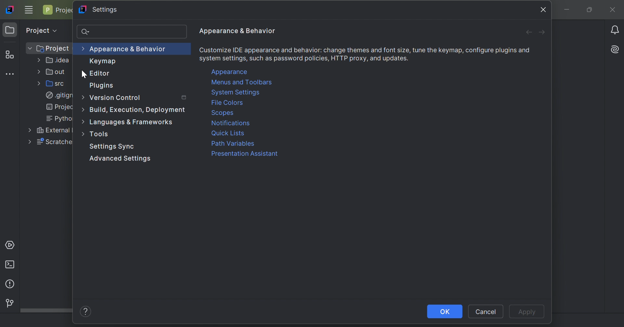 The width and height of the screenshot is (624, 327). I want to click on Structure, so click(10, 55).